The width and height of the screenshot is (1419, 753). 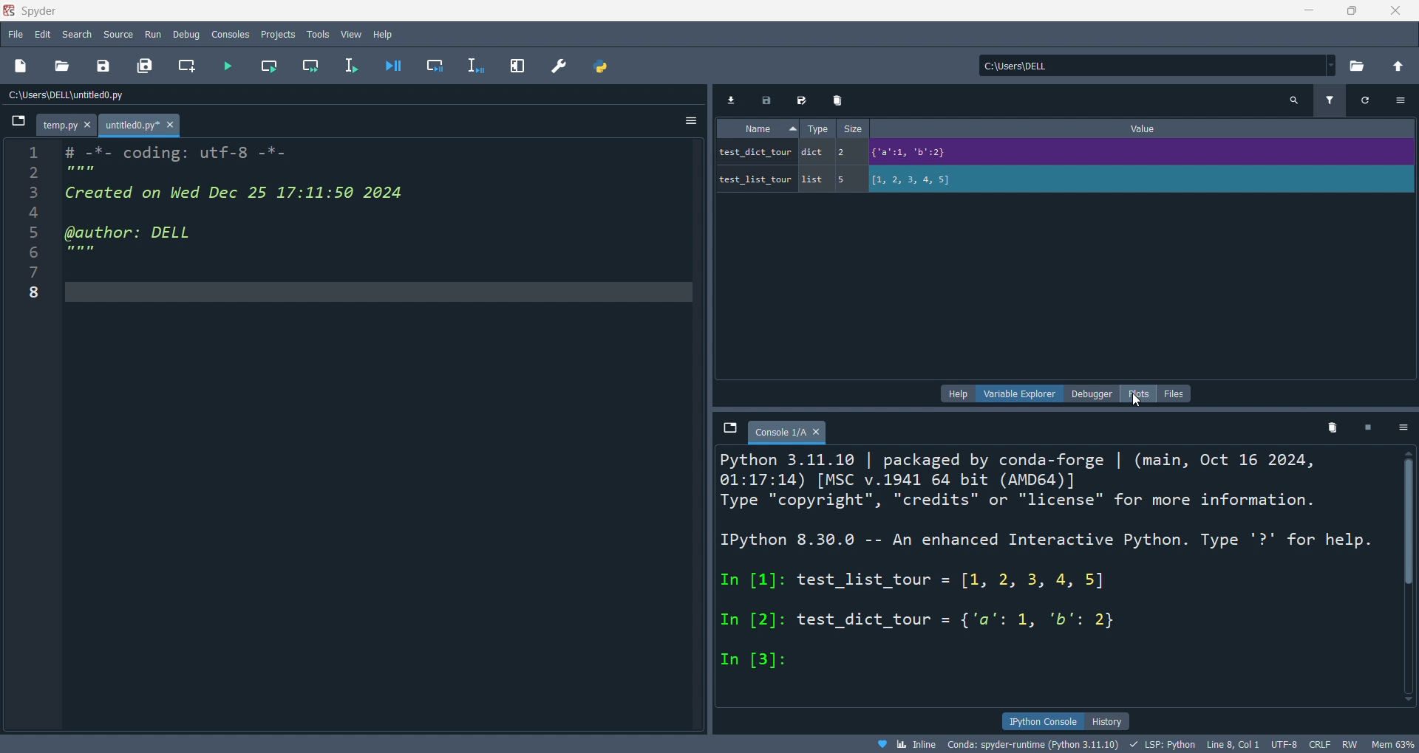 I want to click on new file, so click(x=22, y=66).